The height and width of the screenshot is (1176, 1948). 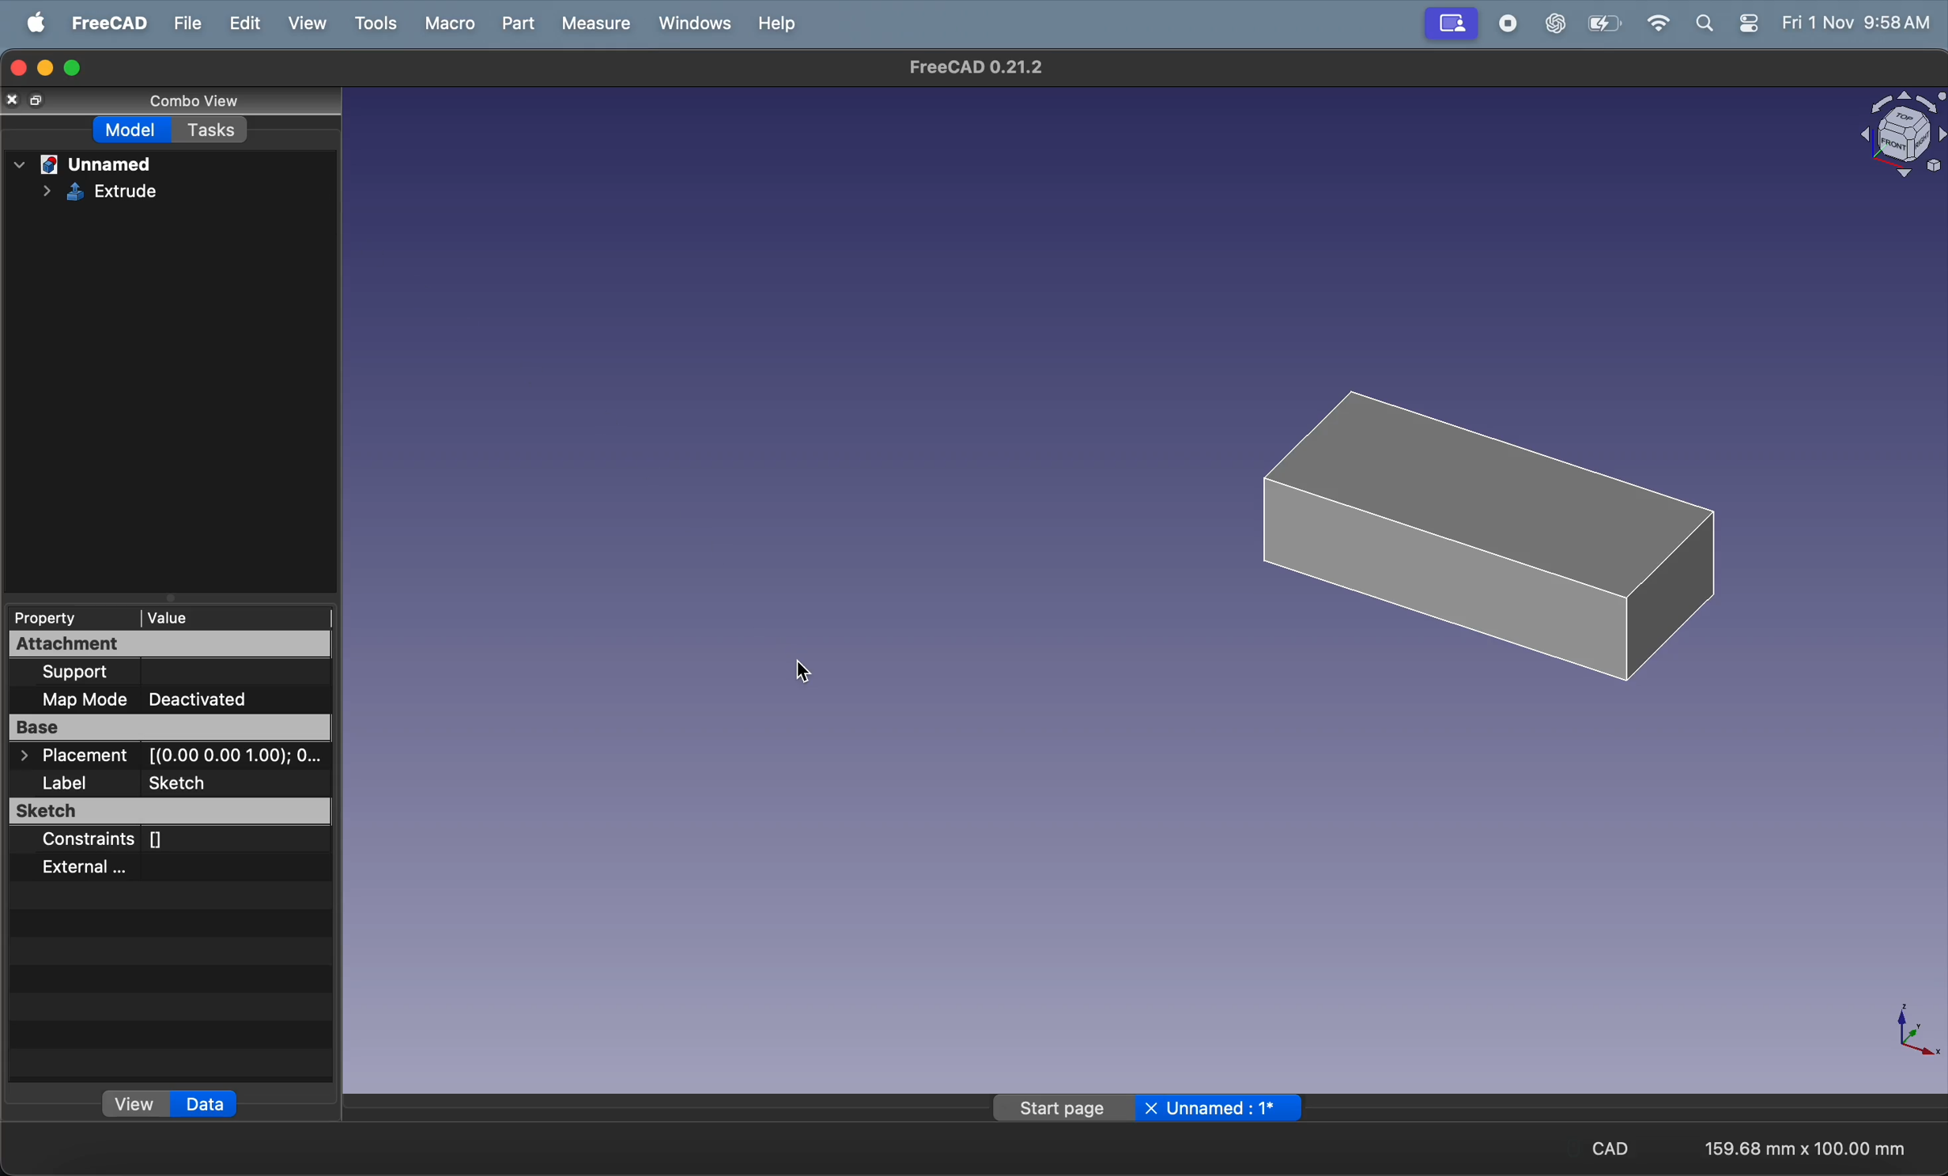 I want to click on page name unamed, so click(x=1151, y=1106).